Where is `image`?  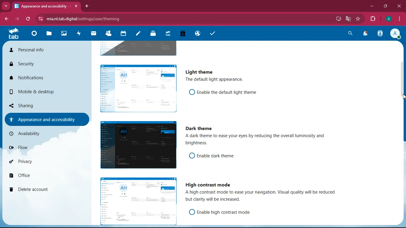 image is located at coordinates (138, 48).